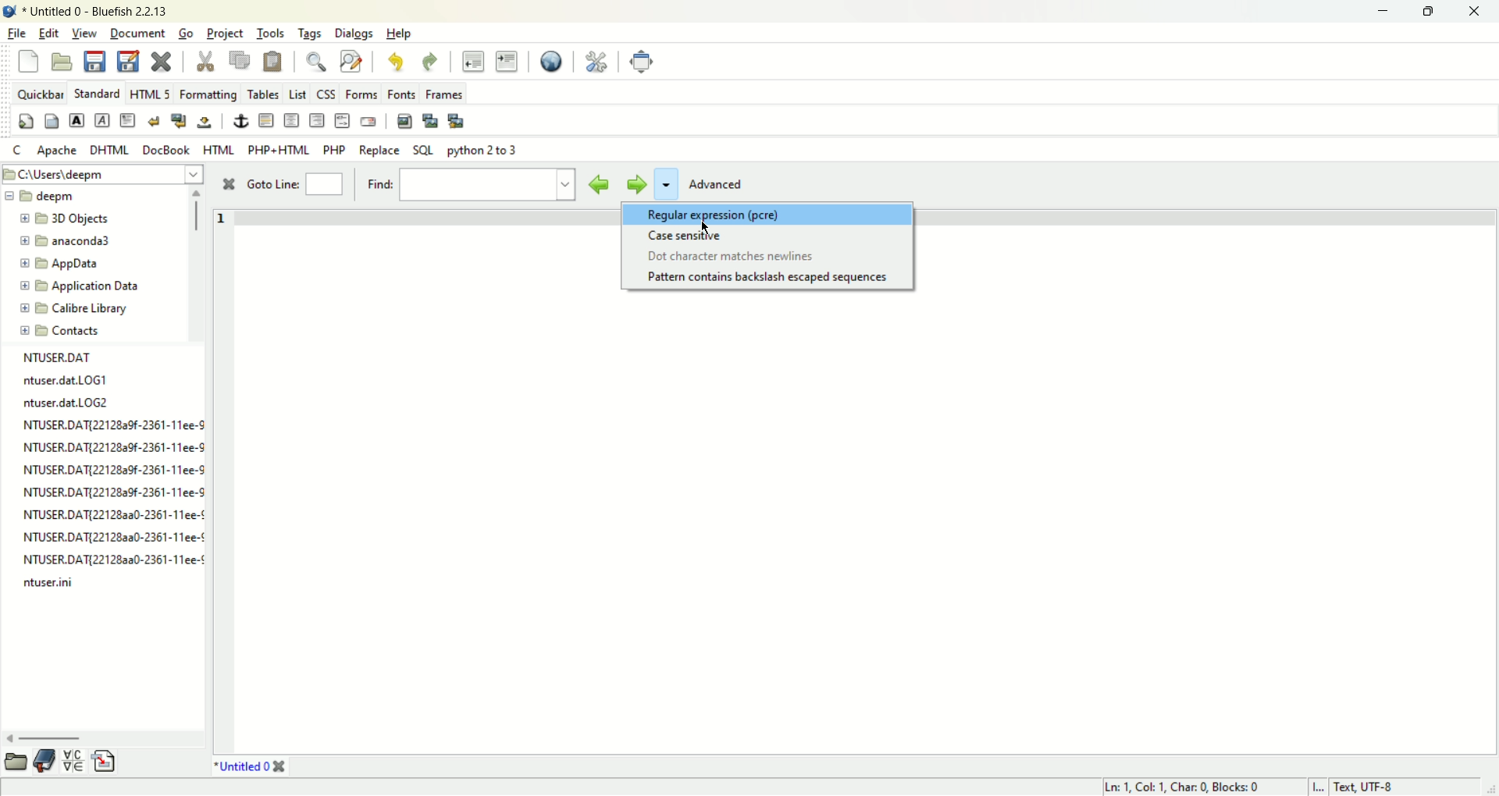 This screenshot has height=796, width=1499. What do you see at coordinates (69, 242) in the screenshot?
I see `anaconda` at bounding box center [69, 242].